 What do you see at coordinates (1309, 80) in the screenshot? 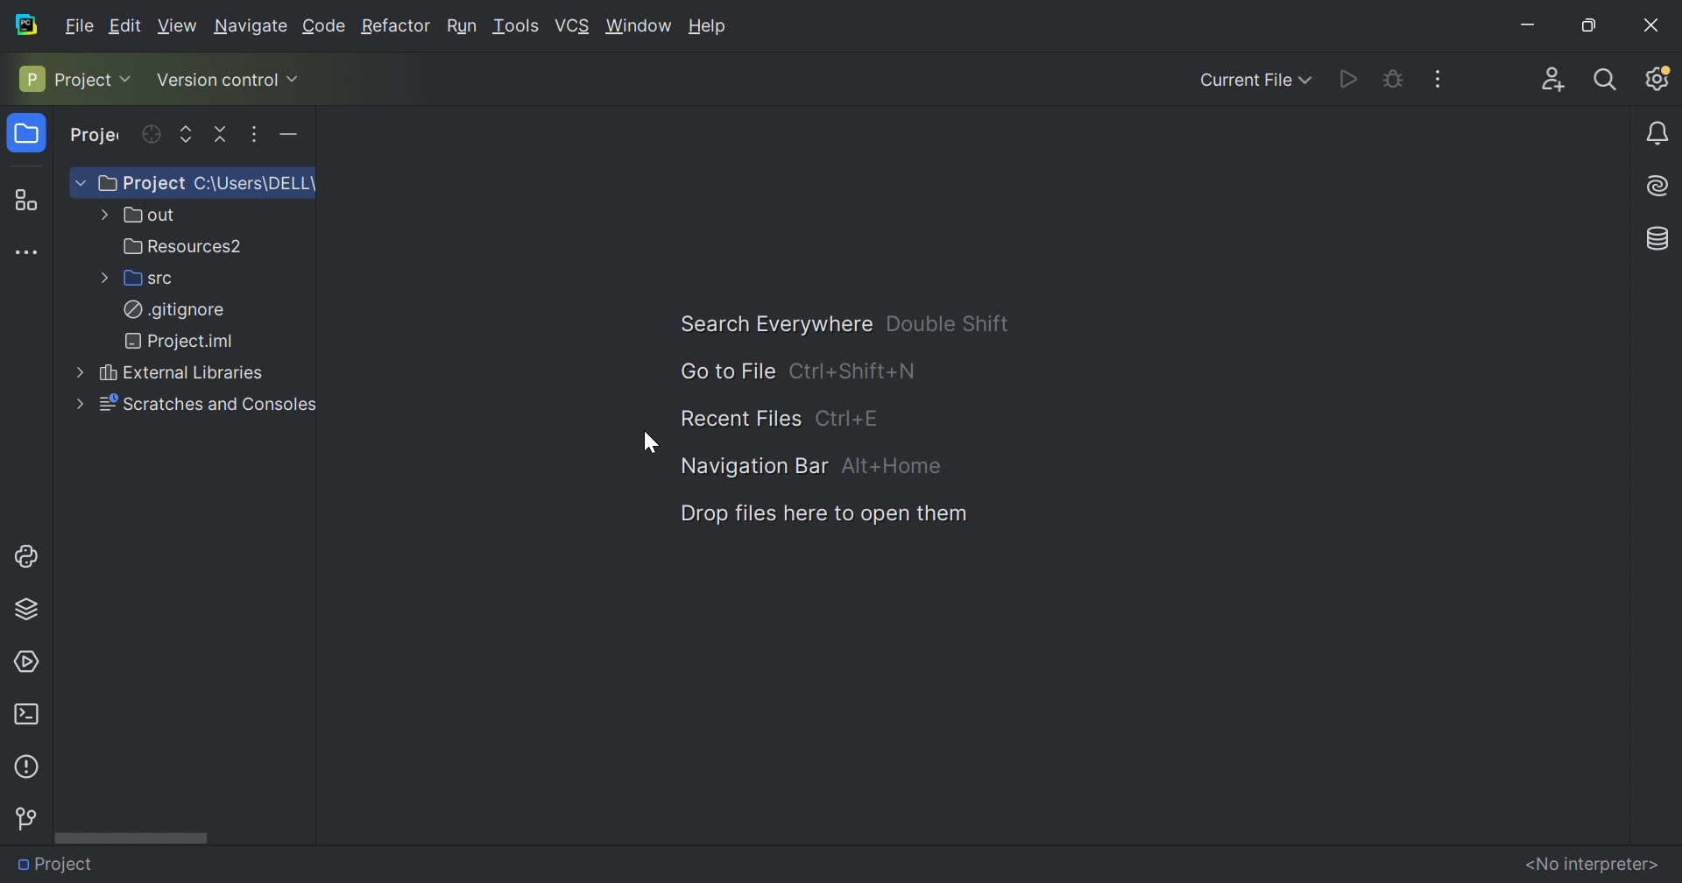
I see `Drop Down` at bounding box center [1309, 80].